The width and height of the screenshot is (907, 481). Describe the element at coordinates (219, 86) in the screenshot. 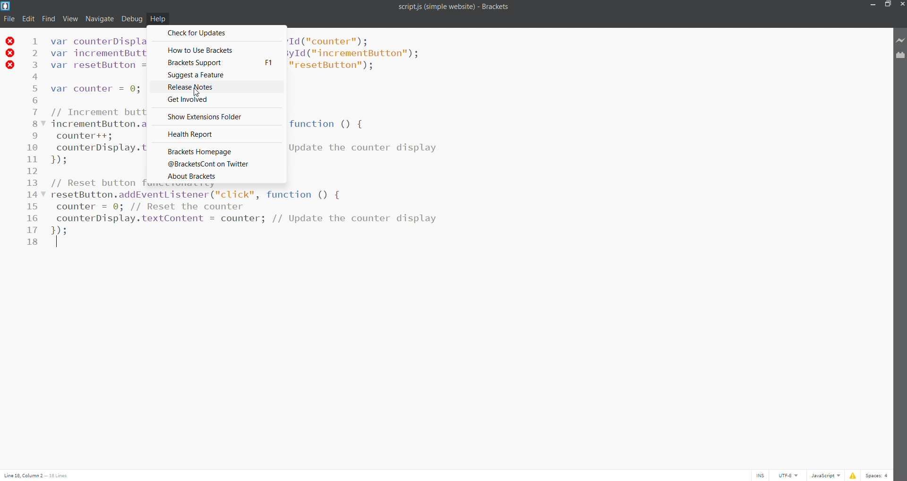

I see `release notes` at that location.